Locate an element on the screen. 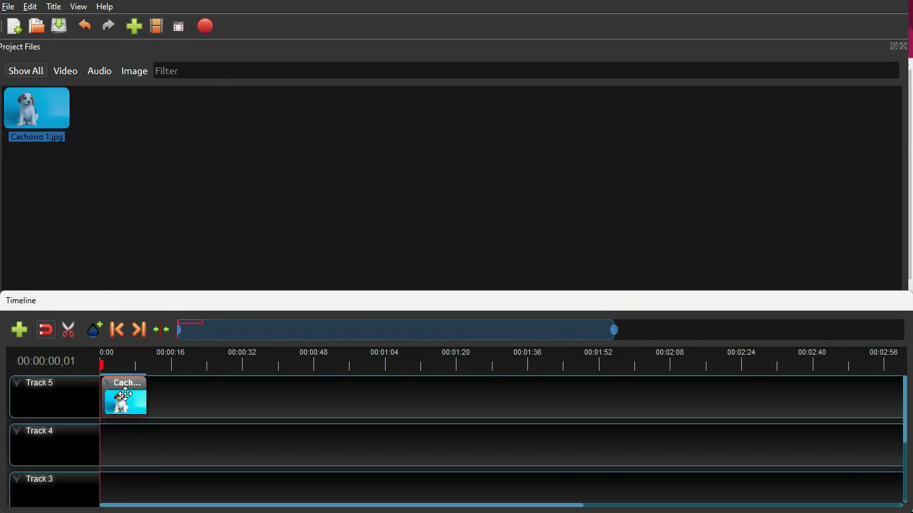 This screenshot has height=513, width=913. time is located at coordinates (495, 360).